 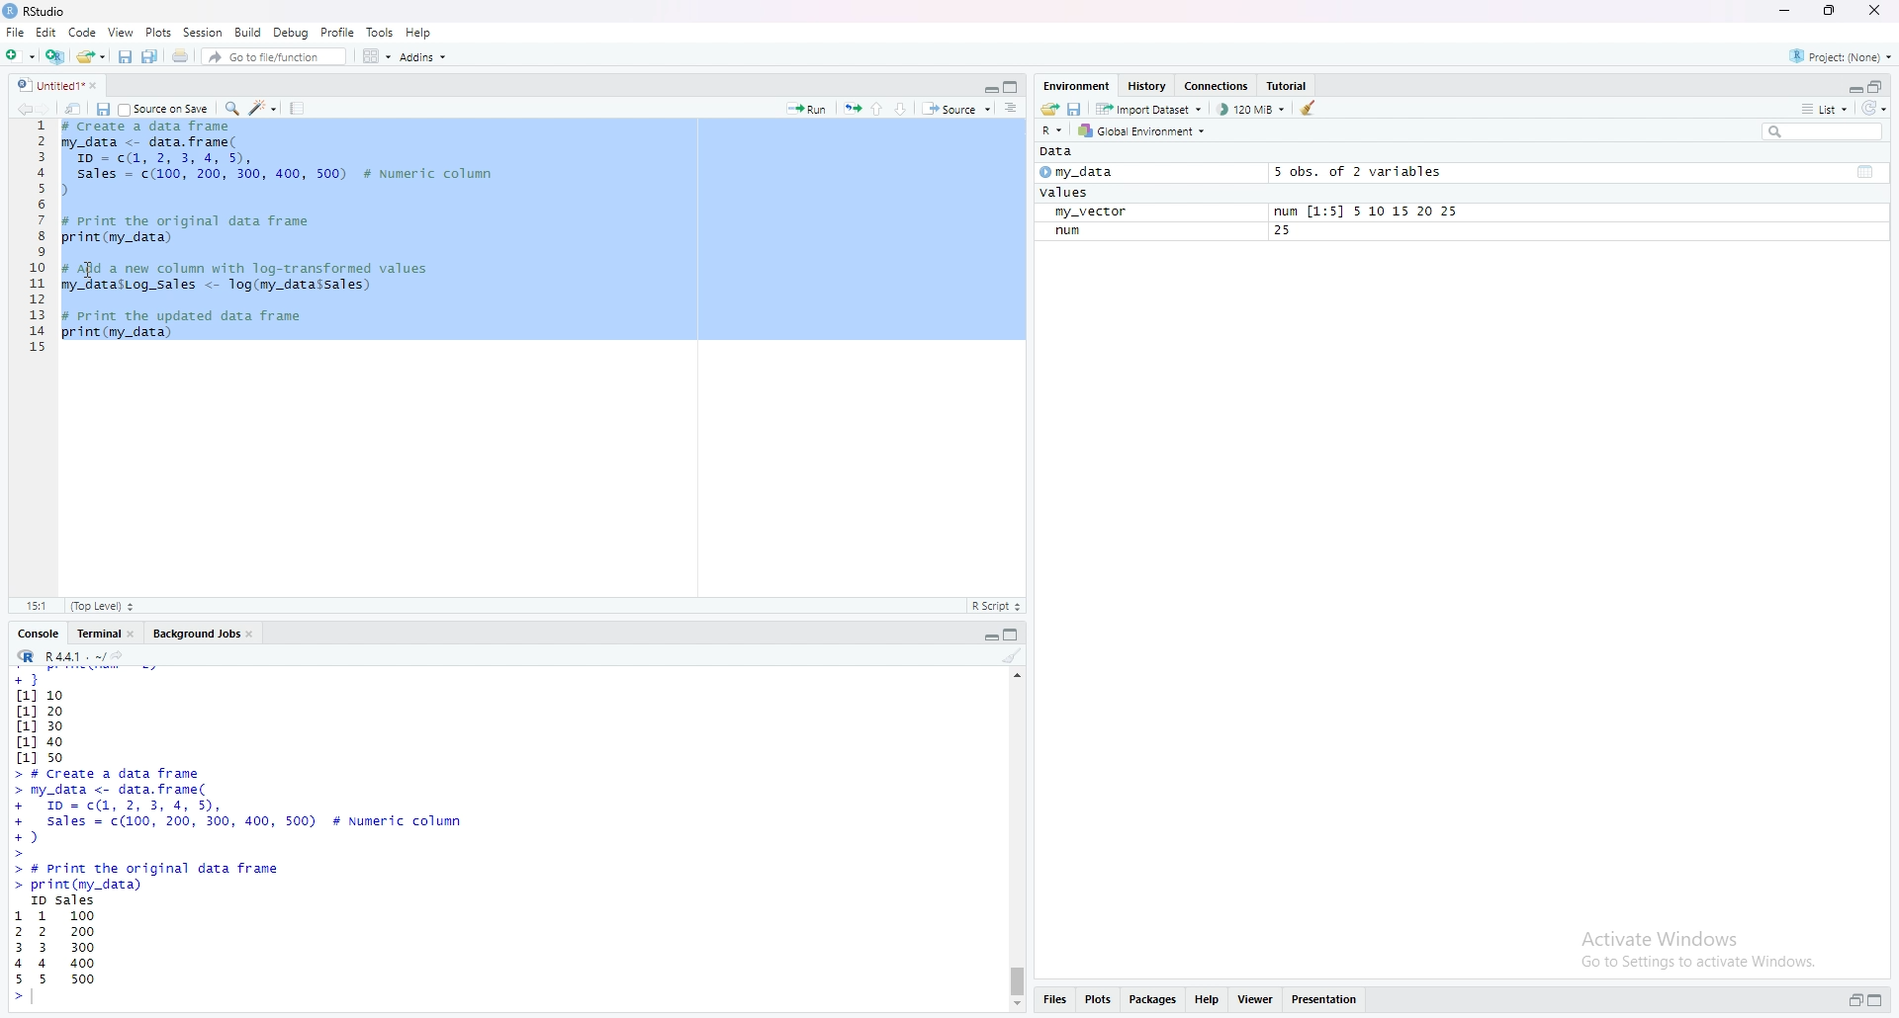 I want to click on save current document, so click(x=127, y=58).